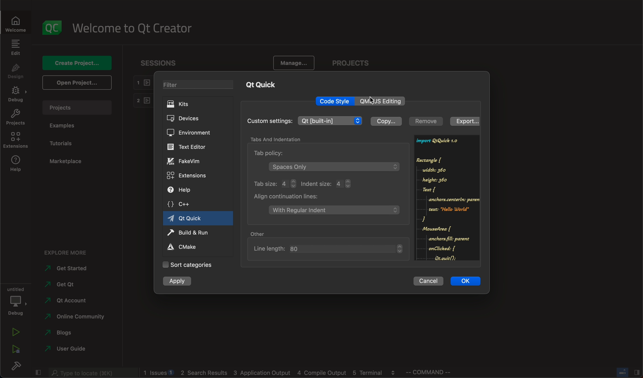  Describe the element at coordinates (189, 147) in the screenshot. I see `editor` at that location.